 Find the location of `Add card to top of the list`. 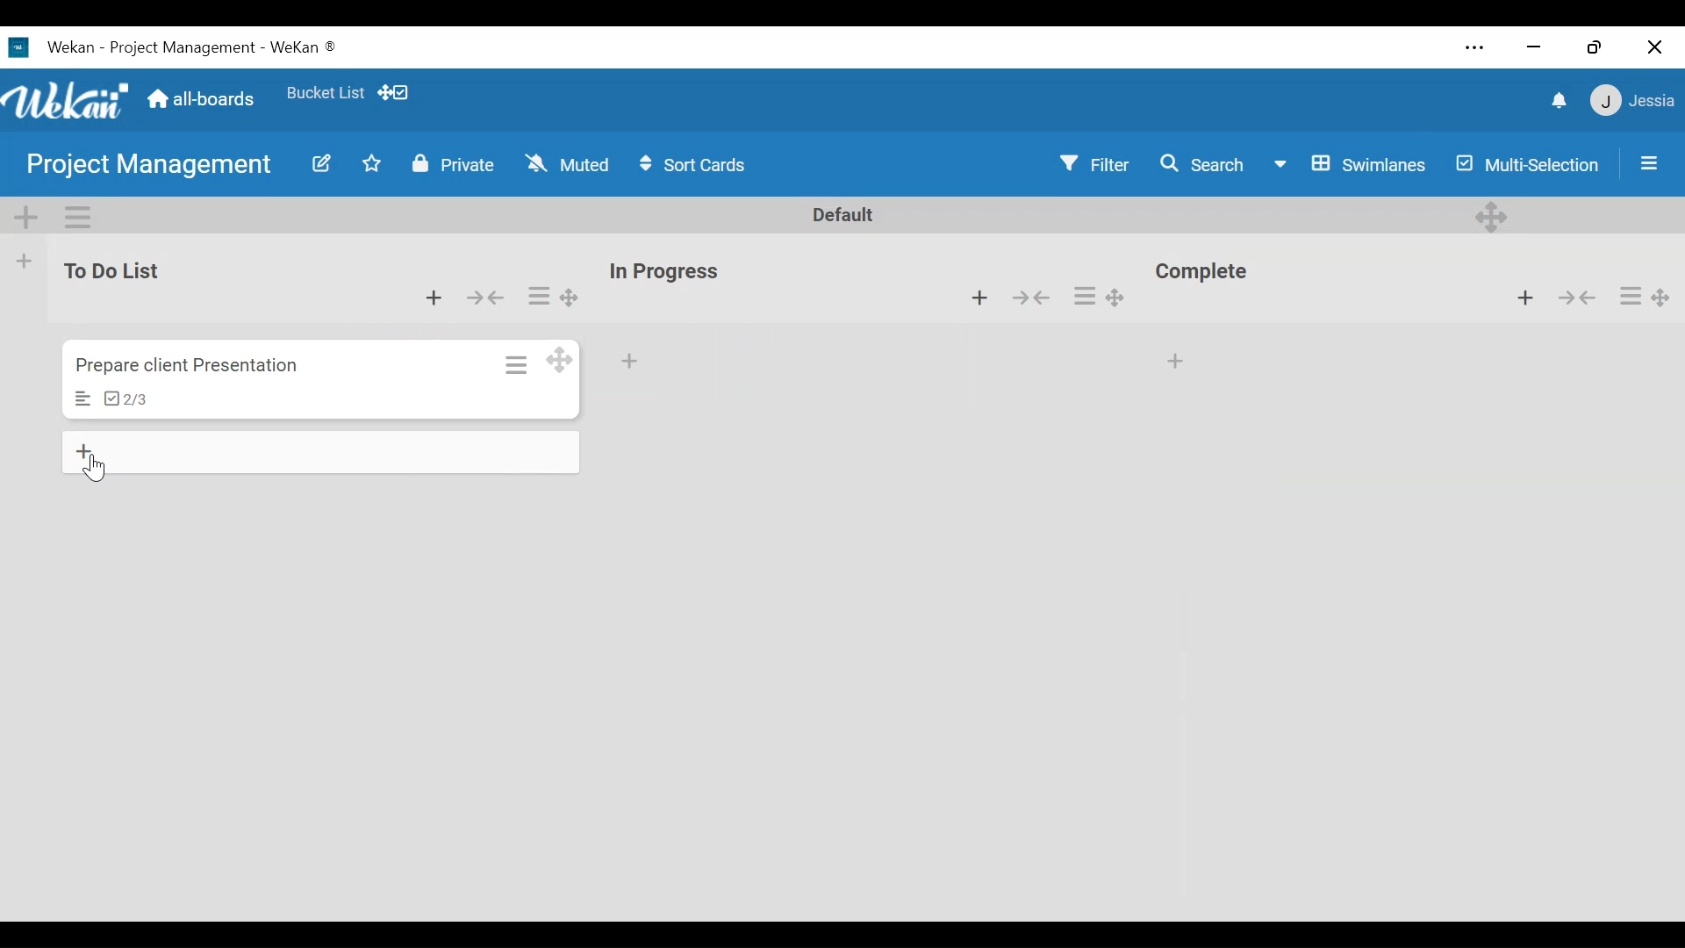

Add card to top of the list is located at coordinates (431, 295).